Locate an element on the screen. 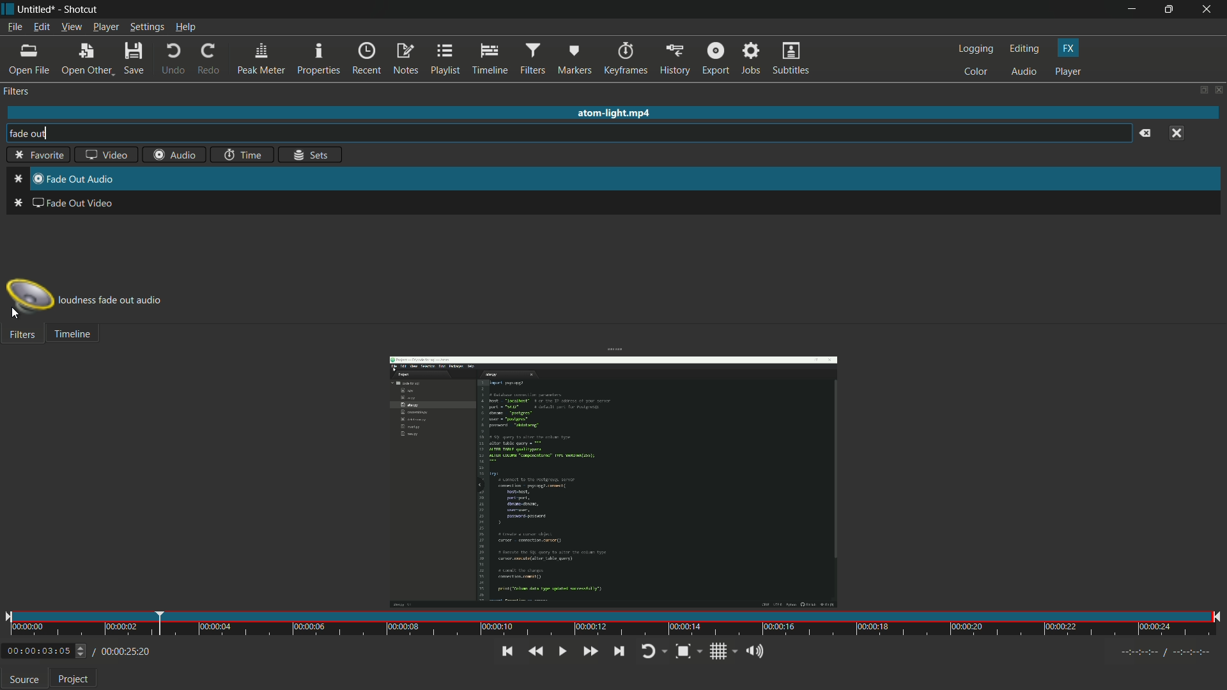 The width and height of the screenshot is (1227, 690). file menu is located at coordinates (14, 27).